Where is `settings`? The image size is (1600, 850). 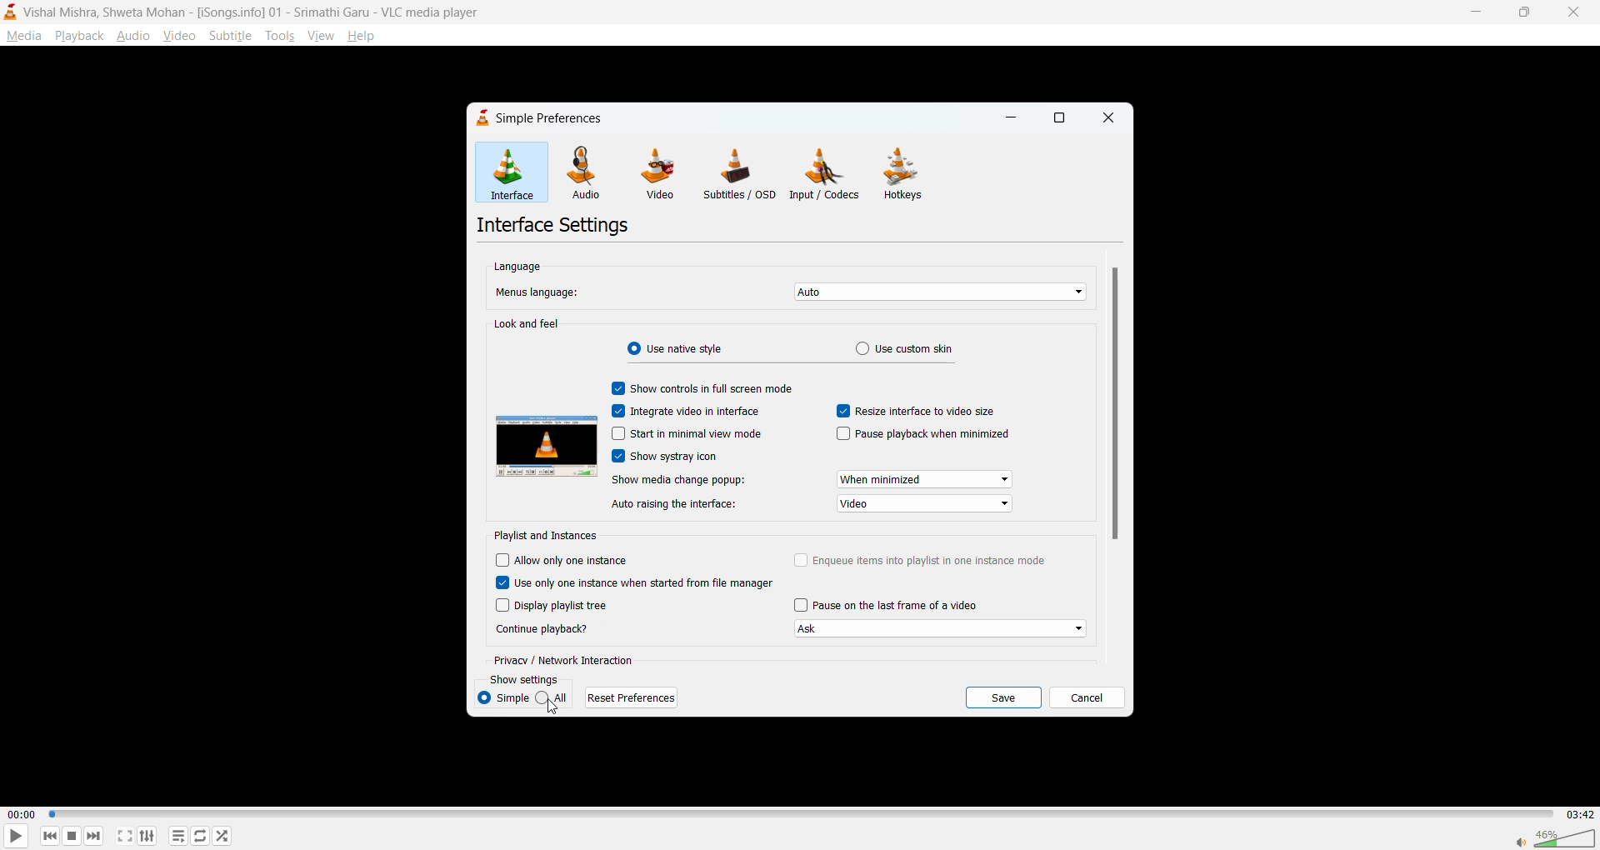
settings is located at coordinates (147, 835).